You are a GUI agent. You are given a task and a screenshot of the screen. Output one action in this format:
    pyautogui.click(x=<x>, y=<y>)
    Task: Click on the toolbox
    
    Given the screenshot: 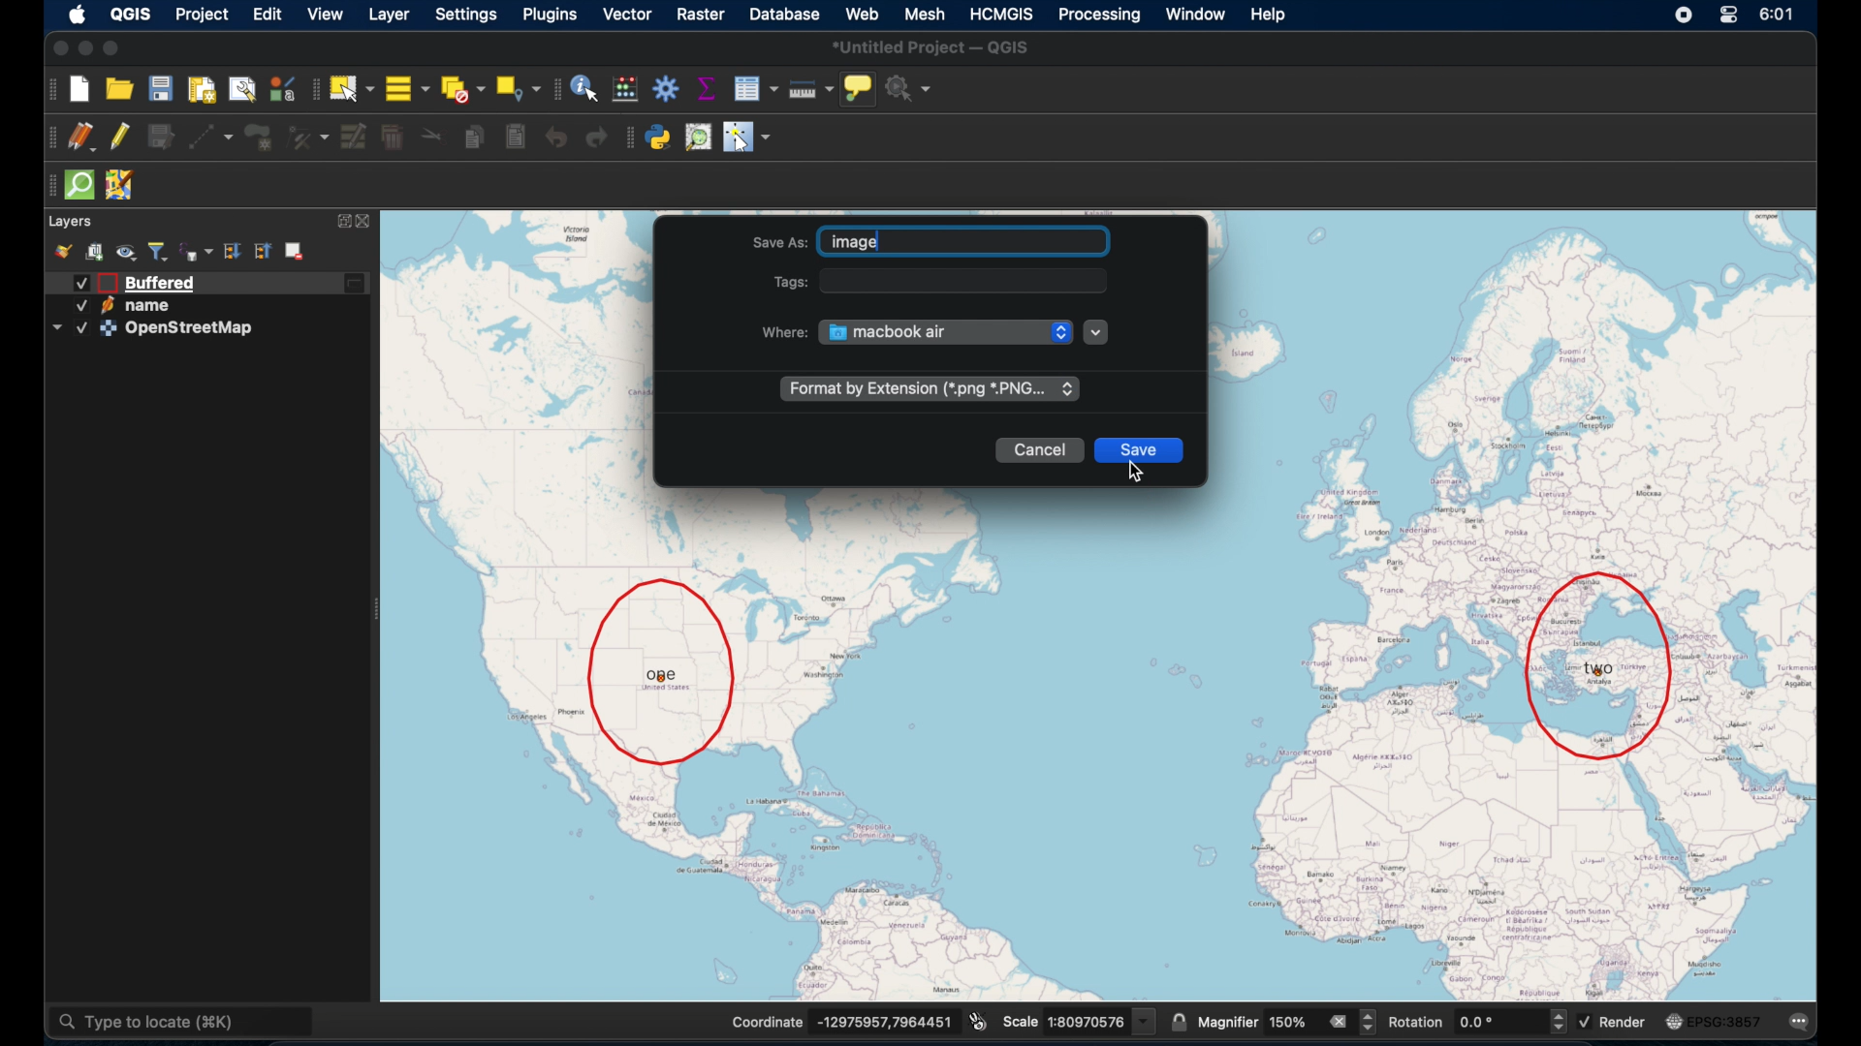 What is the action you would take?
    pyautogui.click(x=668, y=91)
    